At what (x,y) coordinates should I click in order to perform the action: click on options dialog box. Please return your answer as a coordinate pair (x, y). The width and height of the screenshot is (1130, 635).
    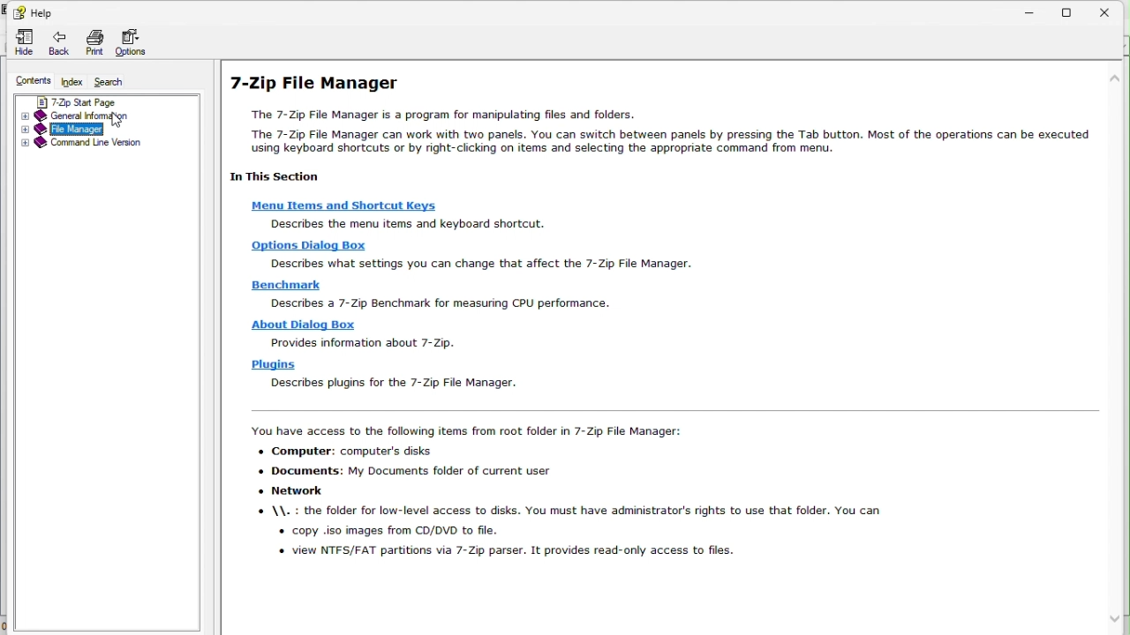
    Looking at the image, I should click on (309, 245).